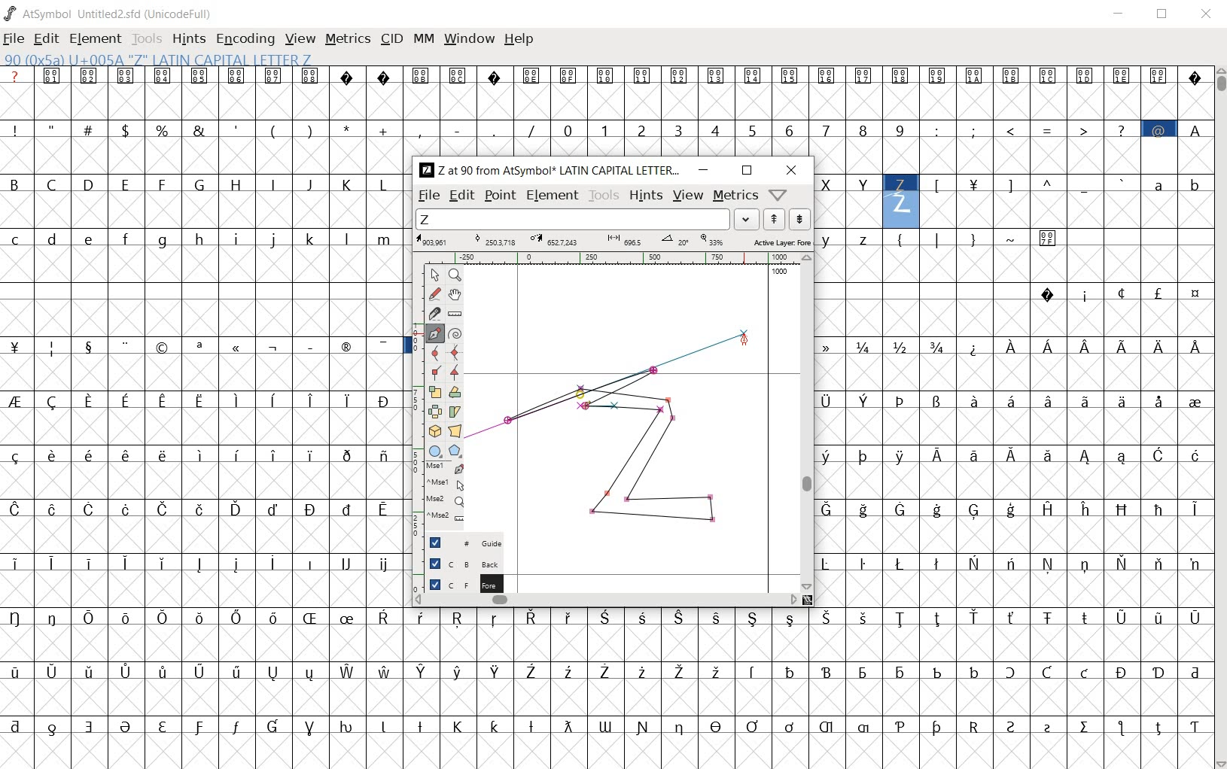 This screenshot has width=1227, height=769. What do you see at coordinates (799, 219) in the screenshot?
I see `show the previous word on the list` at bounding box center [799, 219].